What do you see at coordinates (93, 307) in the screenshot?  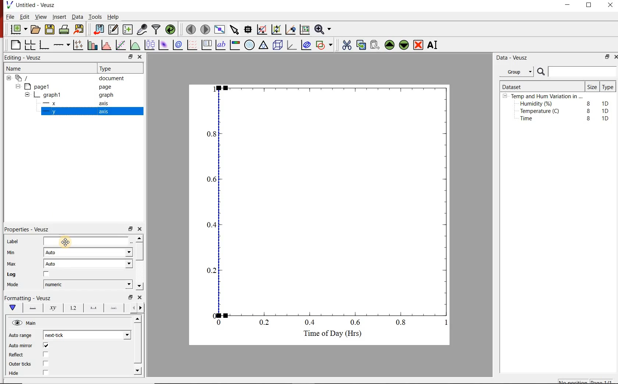 I see `major ticks` at bounding box center [93, 307].